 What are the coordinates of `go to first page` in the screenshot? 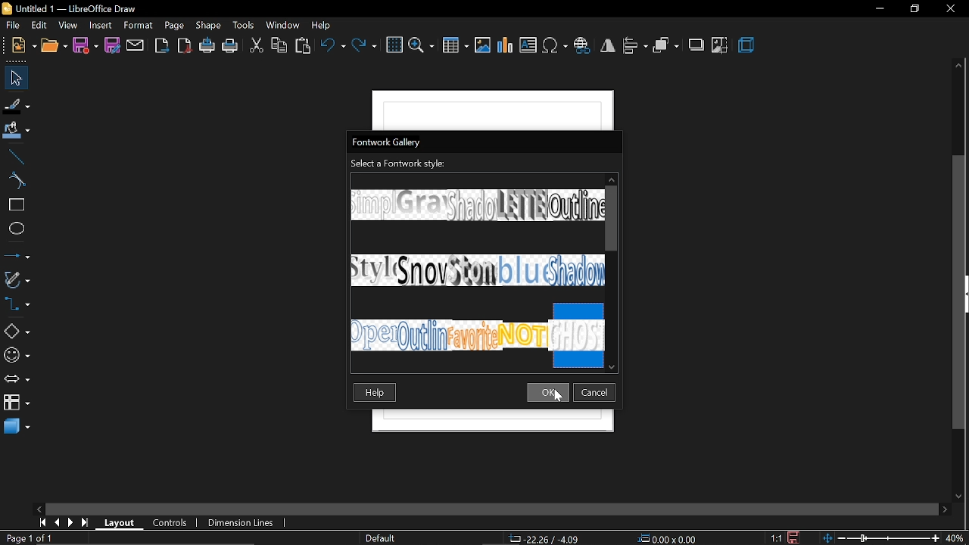 It's located at (40, 522).